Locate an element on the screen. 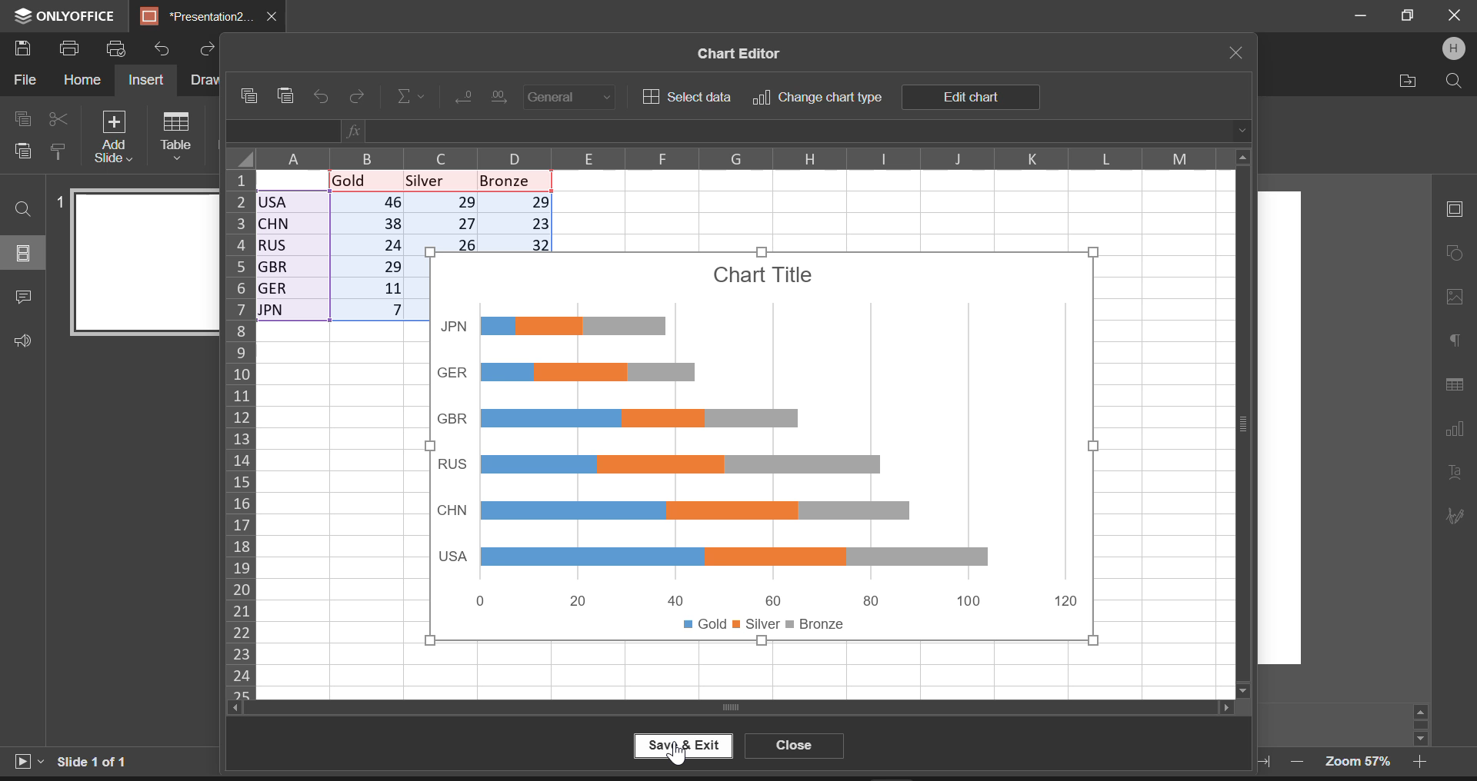 This screenshot has width=1477, height=781. Table Settings is located at coordinates (1455, 385).